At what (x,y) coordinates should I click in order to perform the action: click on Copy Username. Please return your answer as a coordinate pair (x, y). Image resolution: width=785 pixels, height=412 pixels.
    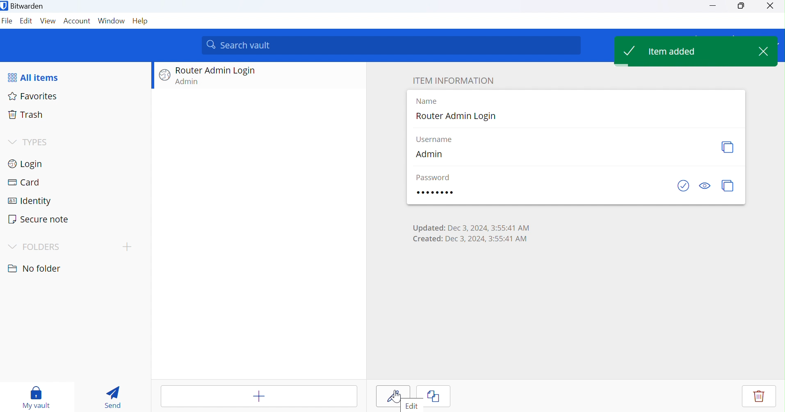
    Looking at the image, I should click on (728, 147).